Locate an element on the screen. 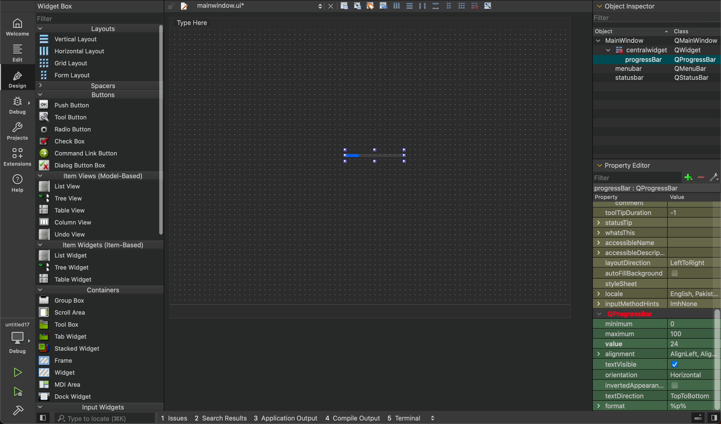 The image size is (721, 424). search here is located at coordinates (104, 419).